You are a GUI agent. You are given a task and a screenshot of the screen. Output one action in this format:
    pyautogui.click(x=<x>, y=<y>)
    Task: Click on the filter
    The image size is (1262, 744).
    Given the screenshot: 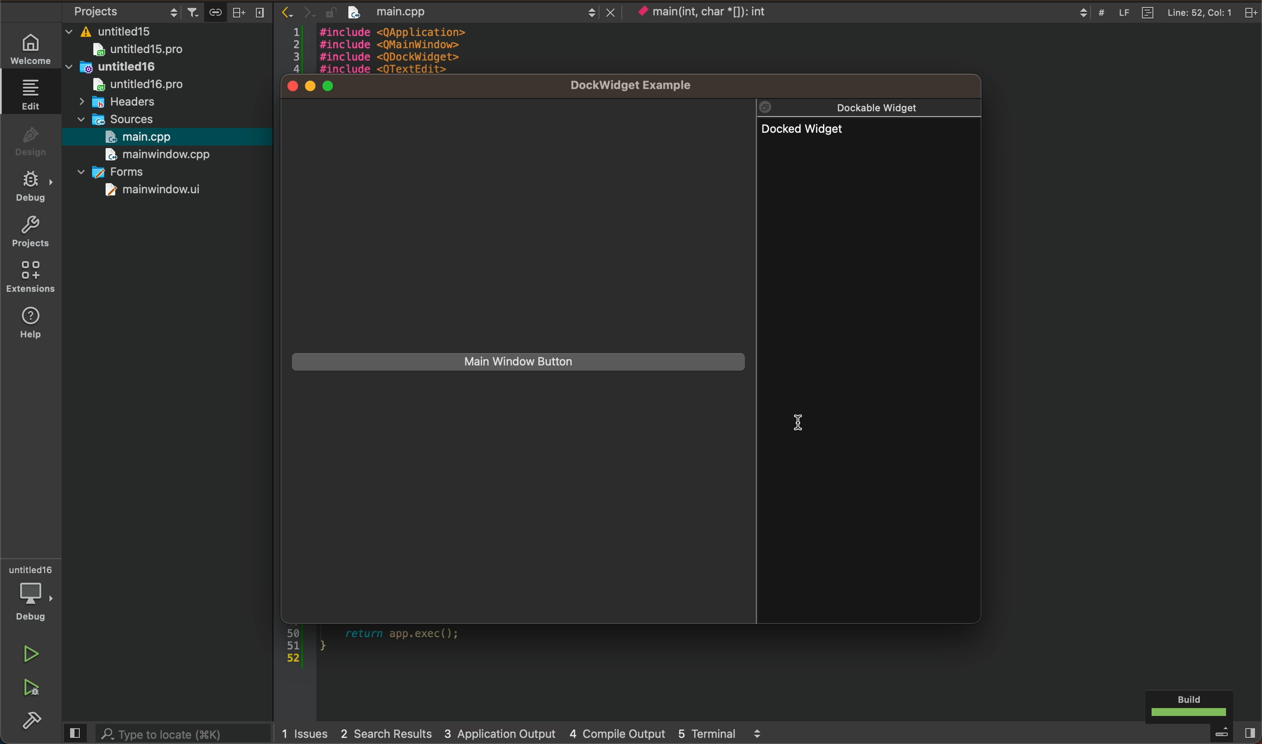 What is the action you would take?
    pyautogui.click(x=195, y=10)
    